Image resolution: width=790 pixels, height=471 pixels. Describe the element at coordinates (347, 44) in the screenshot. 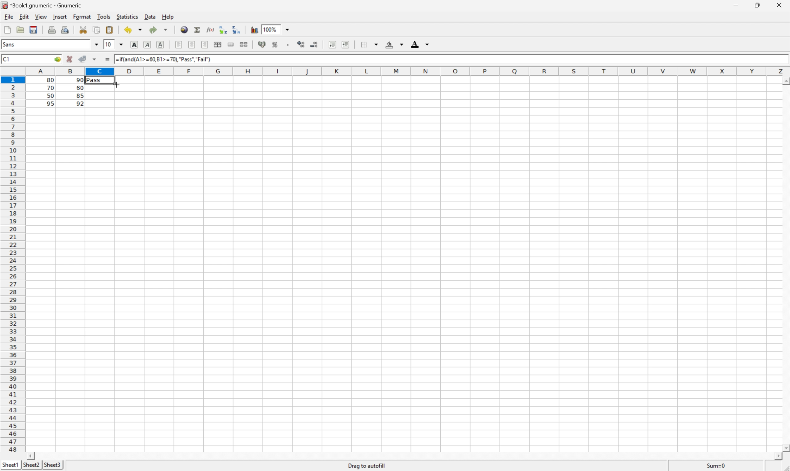

I see `Increase indent, and align the contents to the left` at that location.